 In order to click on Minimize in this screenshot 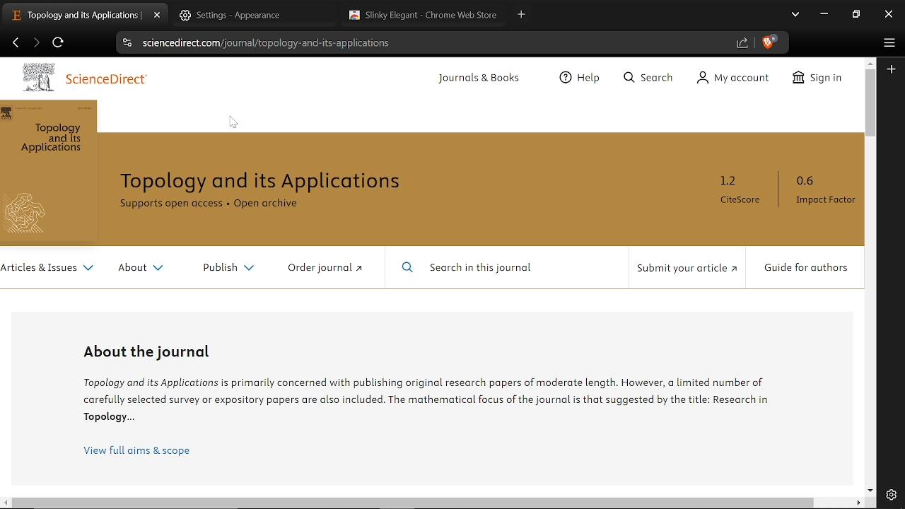, I will do `click(824, 16)`.